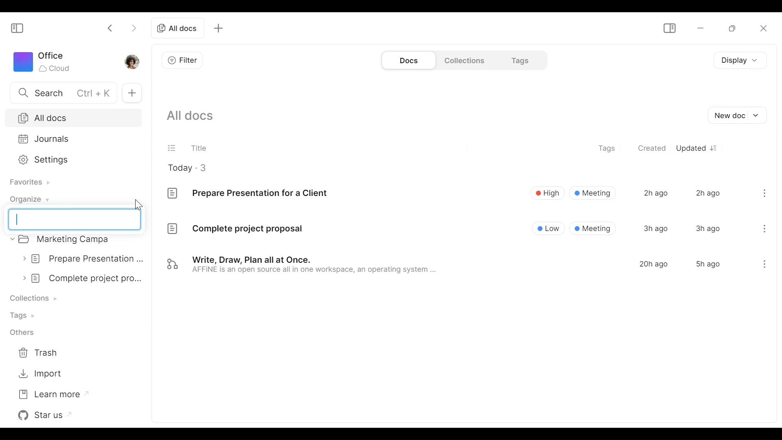 This screenshot has width=782, height=440. I want to click on Learn more, so click(51, 394).